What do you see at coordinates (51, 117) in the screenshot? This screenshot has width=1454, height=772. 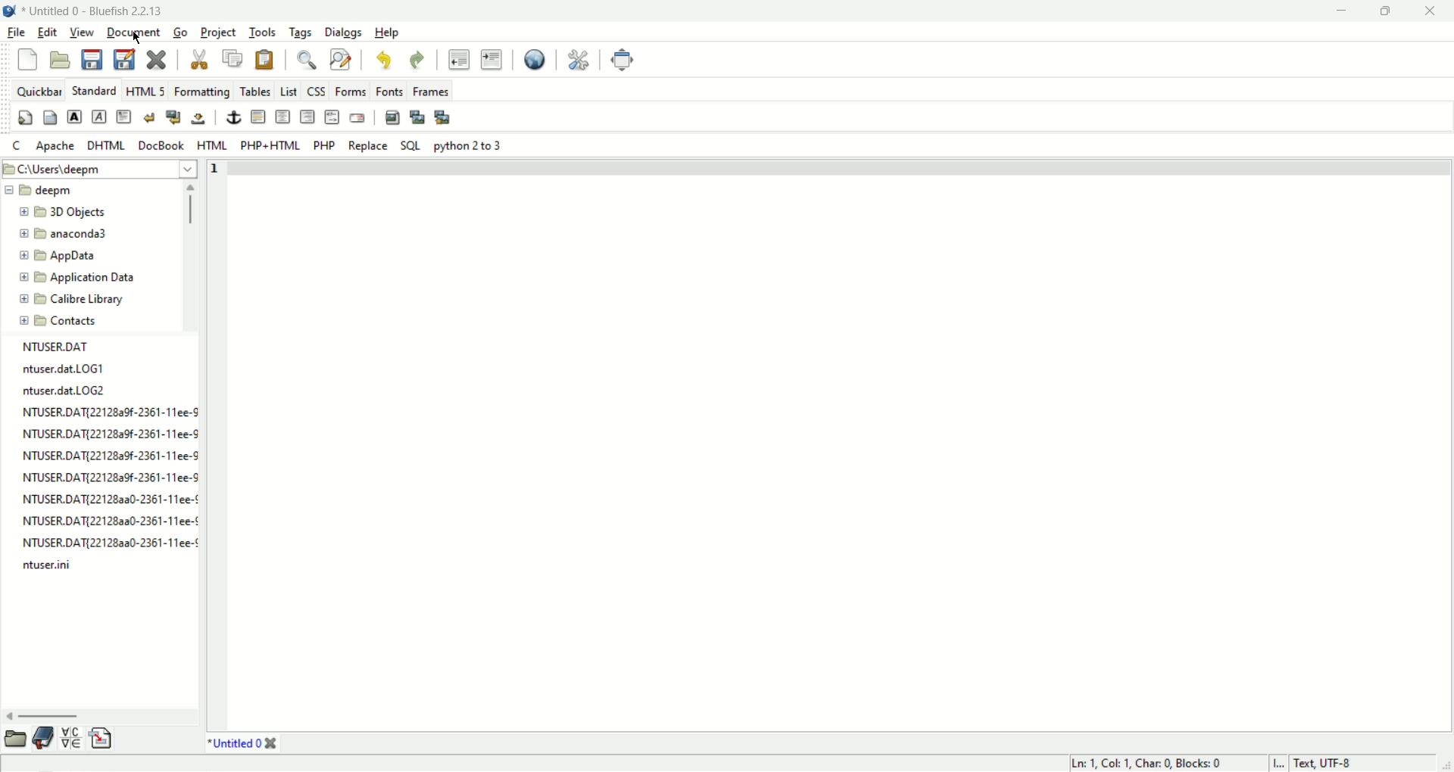 I see `body` at bounding box center [51, 117].